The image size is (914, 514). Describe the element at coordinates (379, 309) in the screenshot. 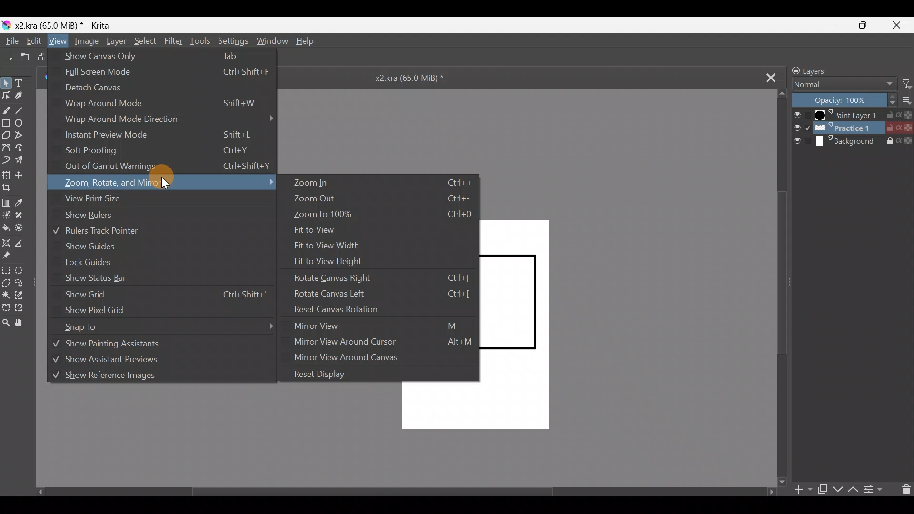

I see `Reset canvas rotation` at that location.